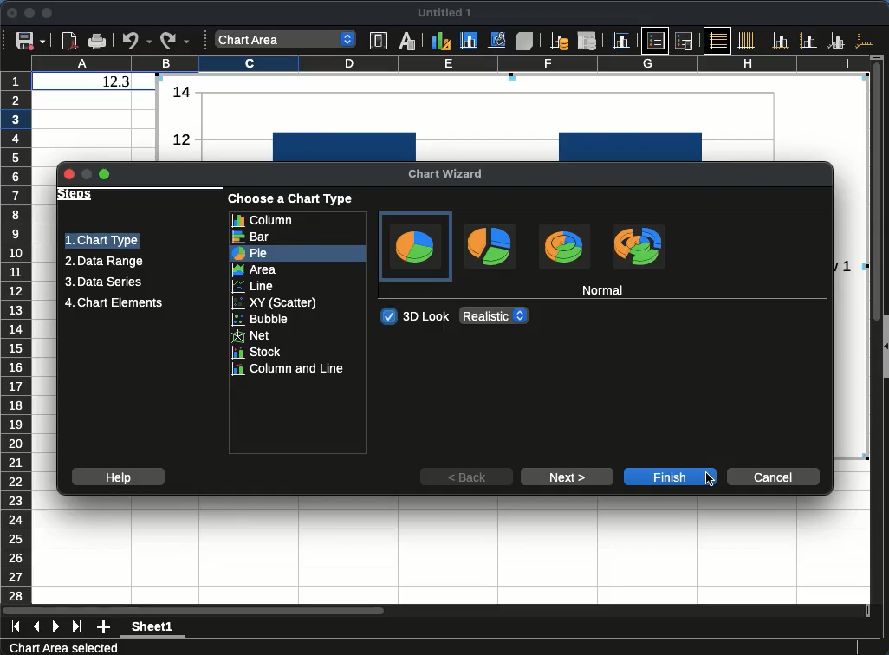 The width and height of the screenshot is (889, 655). What do you see at coordinates (886, 347) in the screenshot?
I see `Collapse/Expand` at bounding box center [886, 347].